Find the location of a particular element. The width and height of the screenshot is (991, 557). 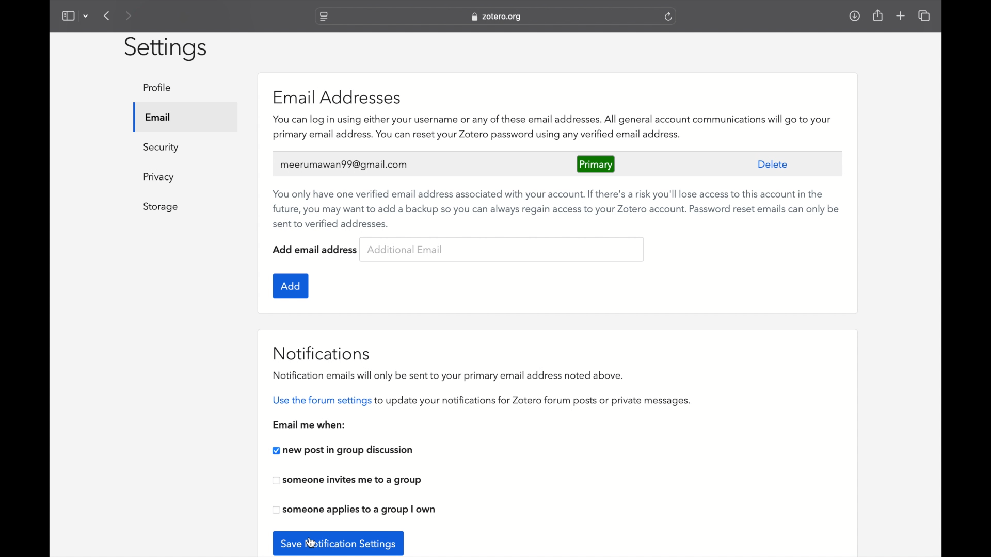

show sidebar is located at coordinates (68, 15).